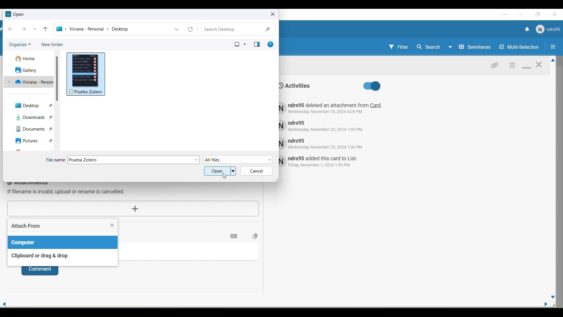 Image resolution: width=563 pixels, height=317 pixels. I want to click on View, so click(256, 44).